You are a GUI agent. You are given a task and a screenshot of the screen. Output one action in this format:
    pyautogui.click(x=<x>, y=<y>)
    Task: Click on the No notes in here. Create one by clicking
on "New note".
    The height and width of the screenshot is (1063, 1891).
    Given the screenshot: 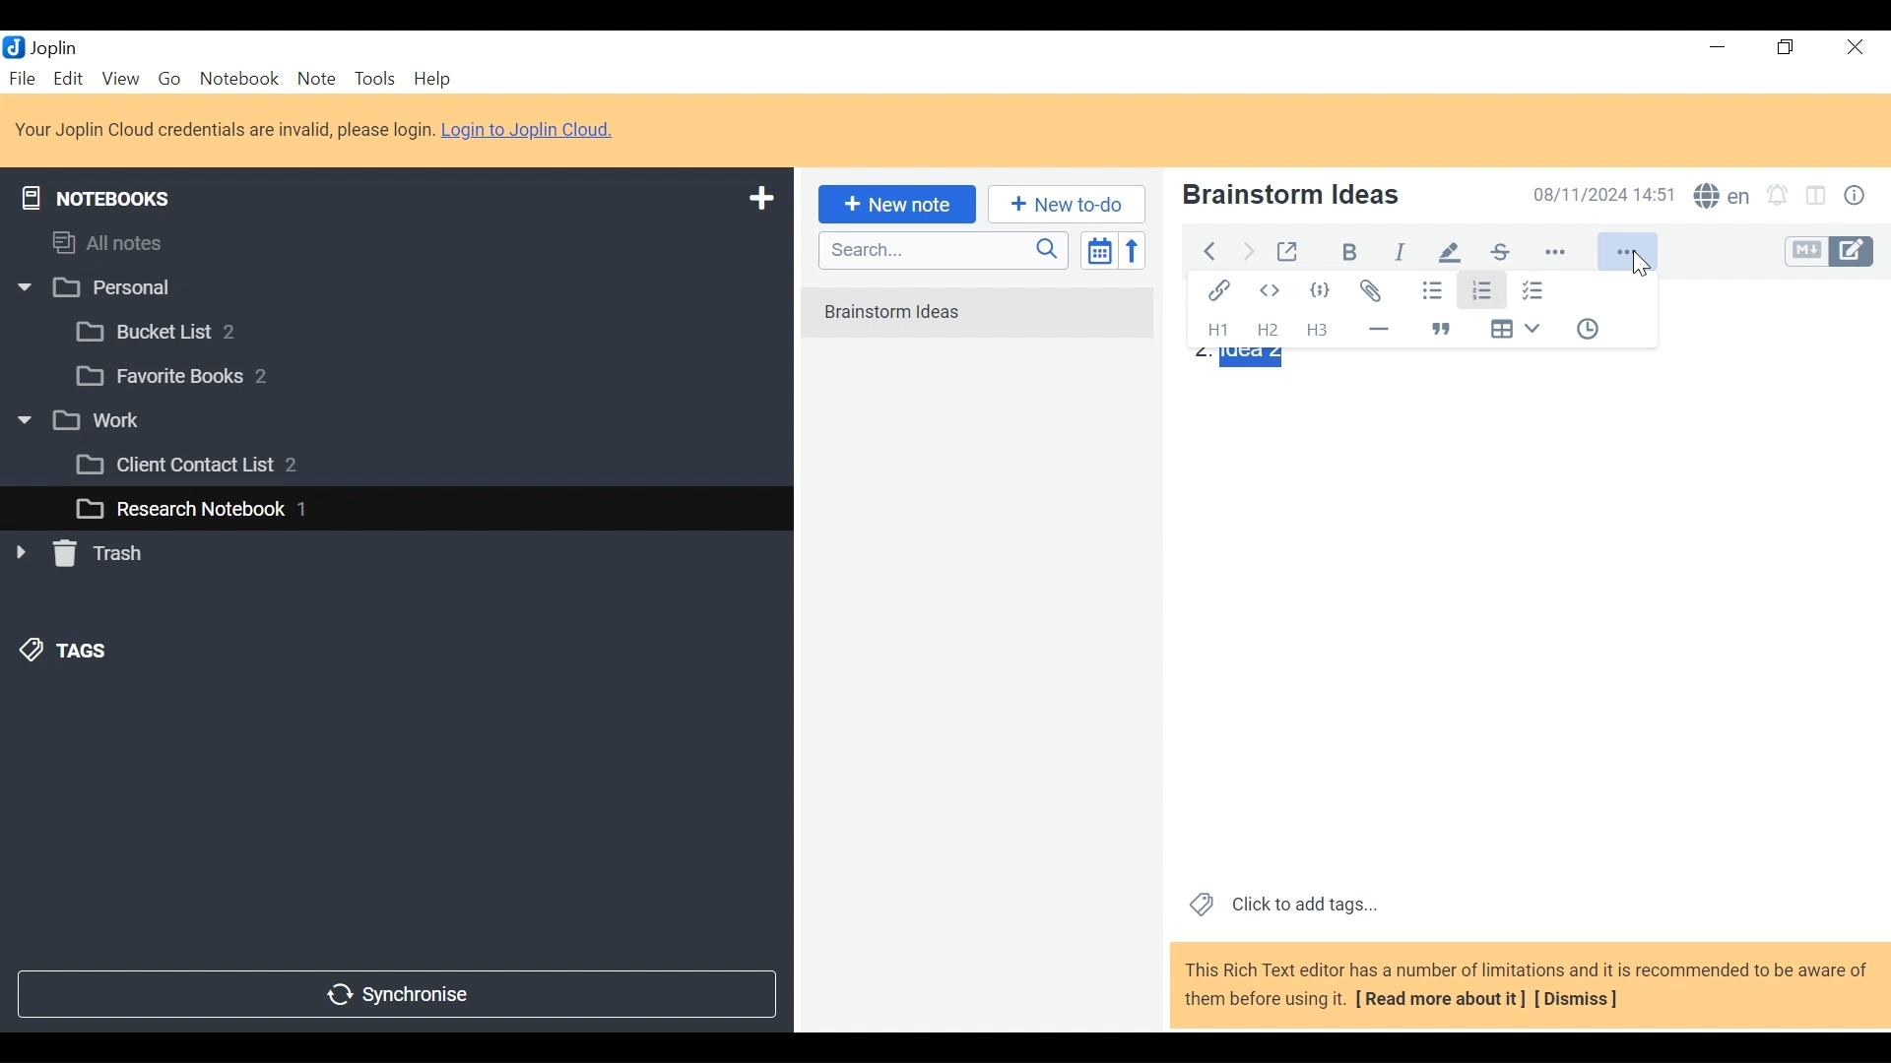 What is the action you would take?
    pyautogui.click(x=976, y=314)
    